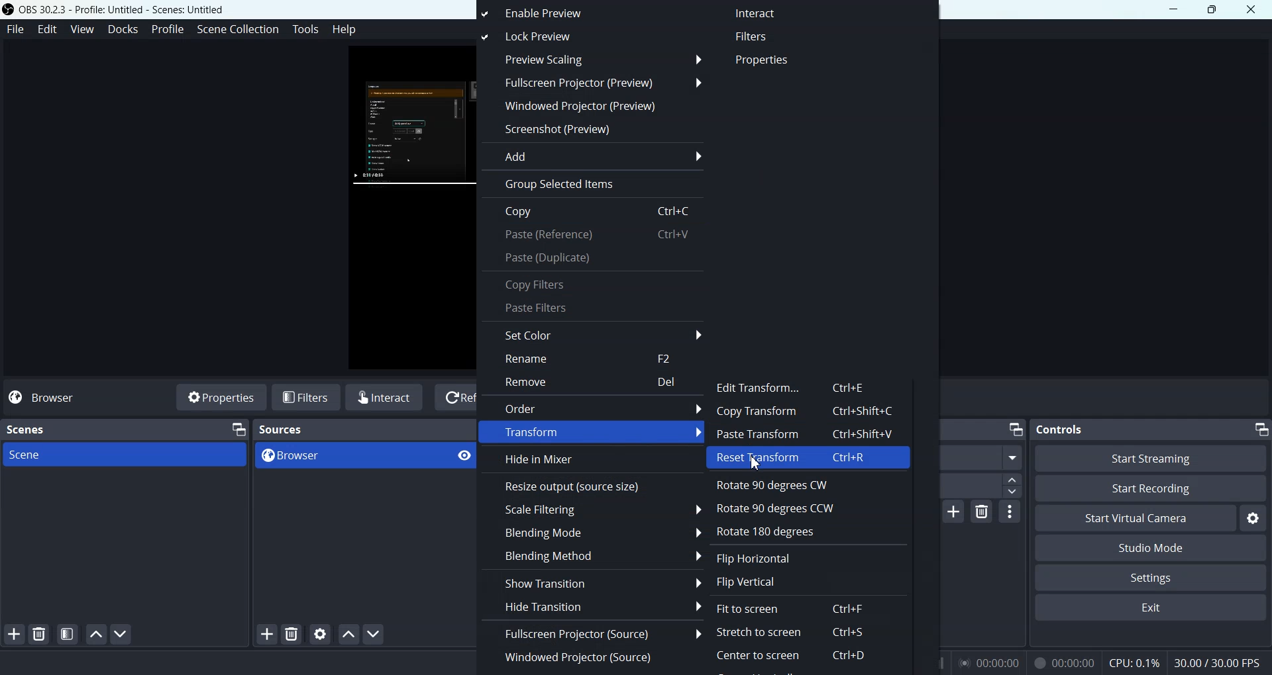 The image size is (1272, 675). I want to click on Exit, so click(1149, 609).